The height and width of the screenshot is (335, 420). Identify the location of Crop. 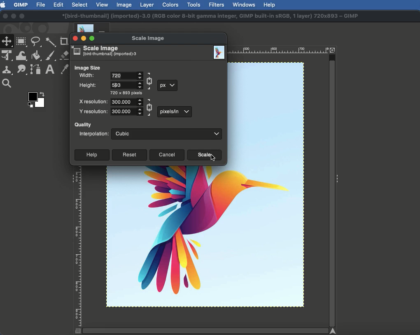
(63, 41).